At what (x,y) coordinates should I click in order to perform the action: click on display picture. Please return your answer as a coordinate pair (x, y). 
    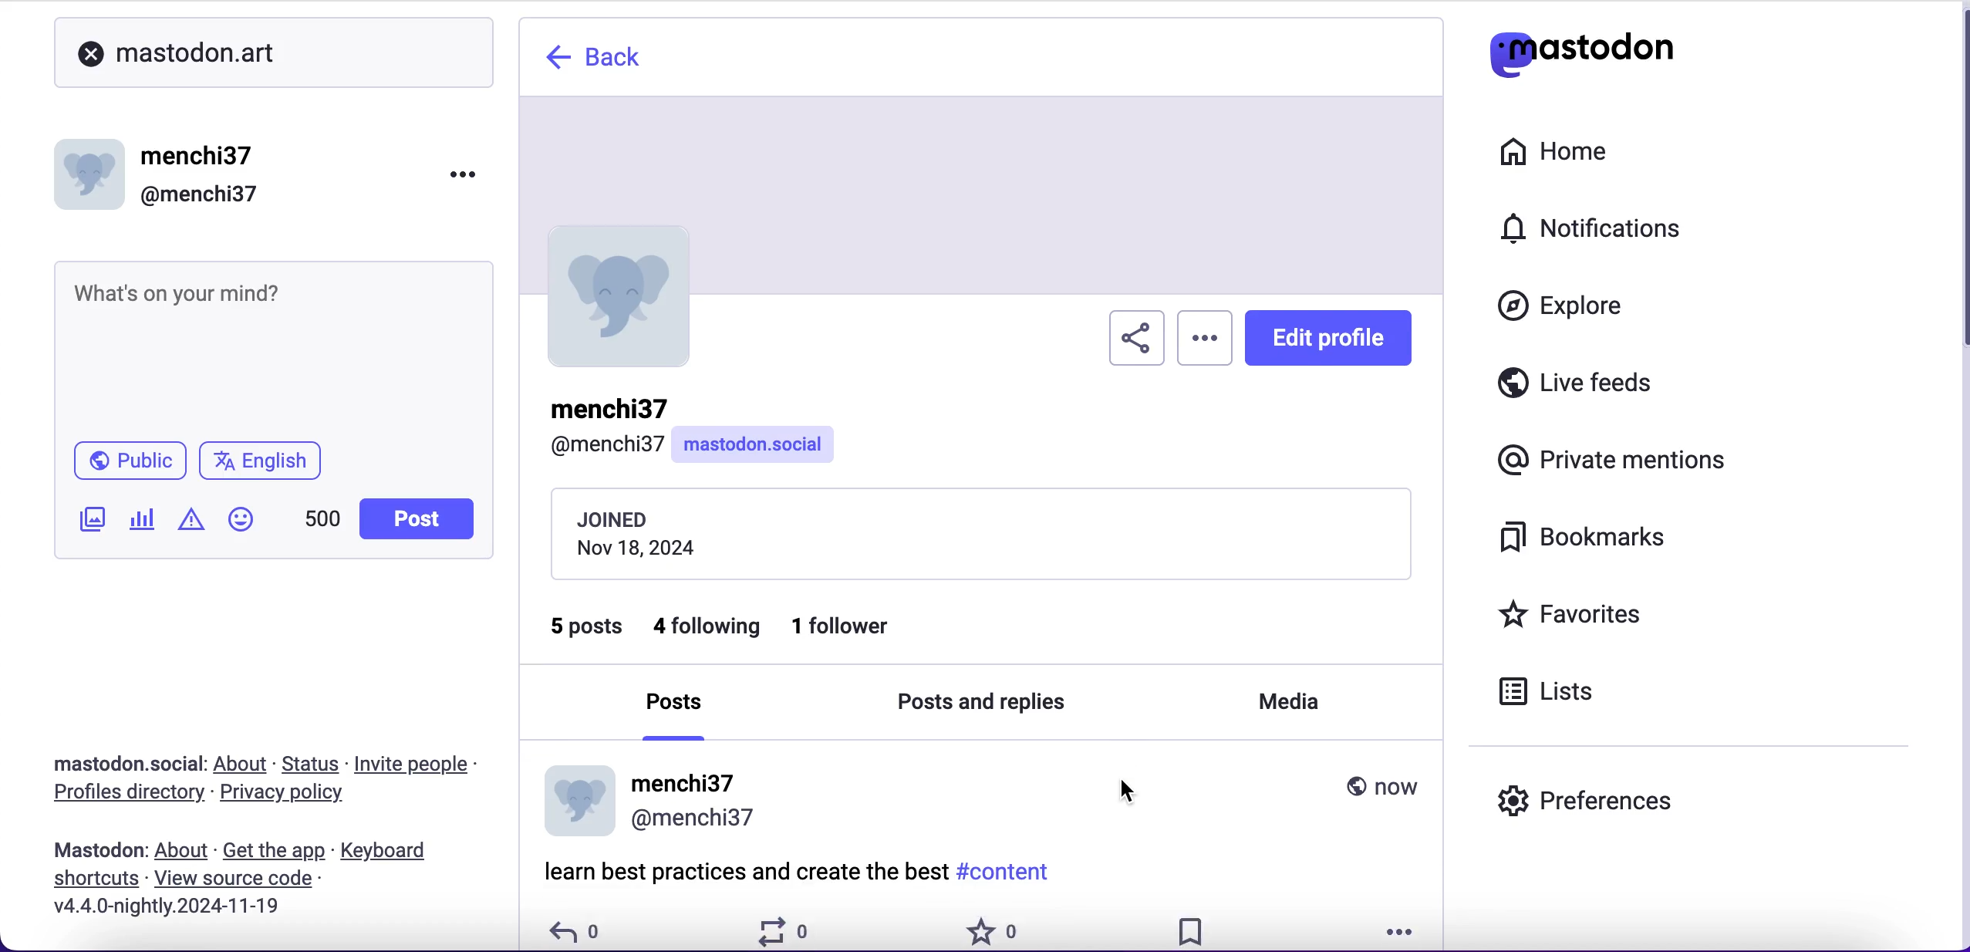
    Looking at the image, I should click on (570, 800).